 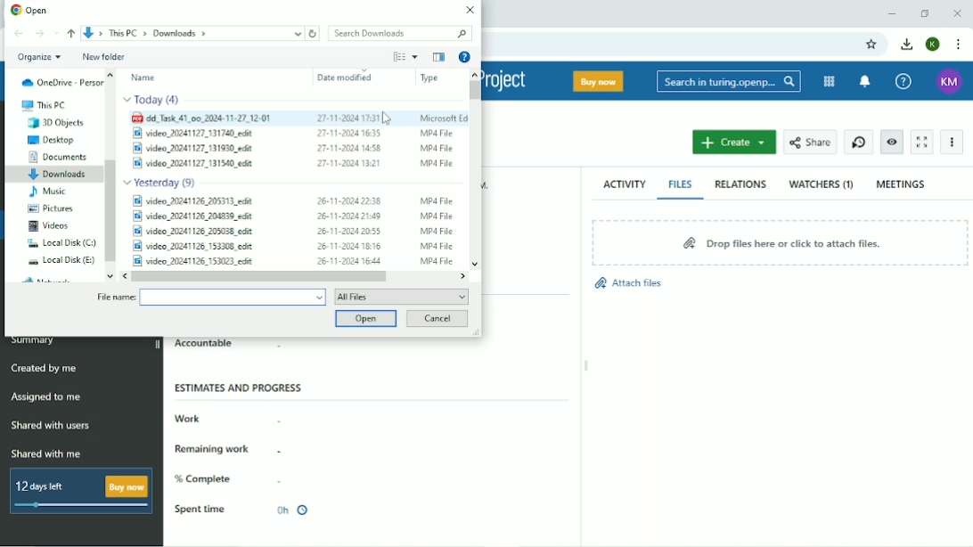 What do you see at coordinates (48, 226) in the screenshot?
I see `Videos` at bounding box center [48, 226].